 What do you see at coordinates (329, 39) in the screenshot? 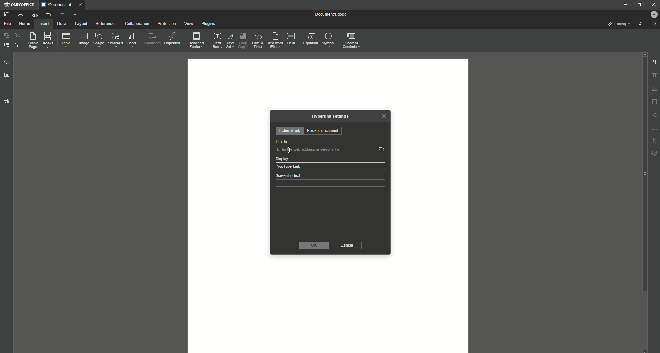
I see `Symbol` at bounding box center [329, 39].